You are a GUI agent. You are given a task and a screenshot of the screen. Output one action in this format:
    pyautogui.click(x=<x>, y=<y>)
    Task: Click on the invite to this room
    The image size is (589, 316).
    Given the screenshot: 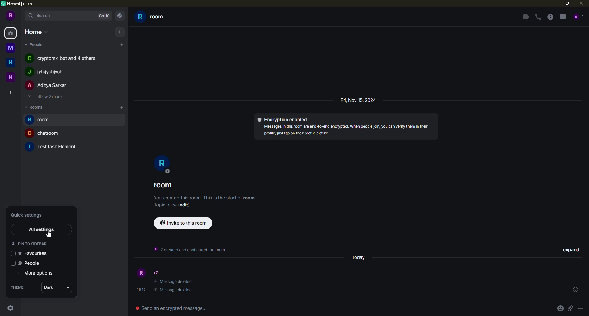 What is the action you would take?
    pyautogui.click(x=183, y=222)
    